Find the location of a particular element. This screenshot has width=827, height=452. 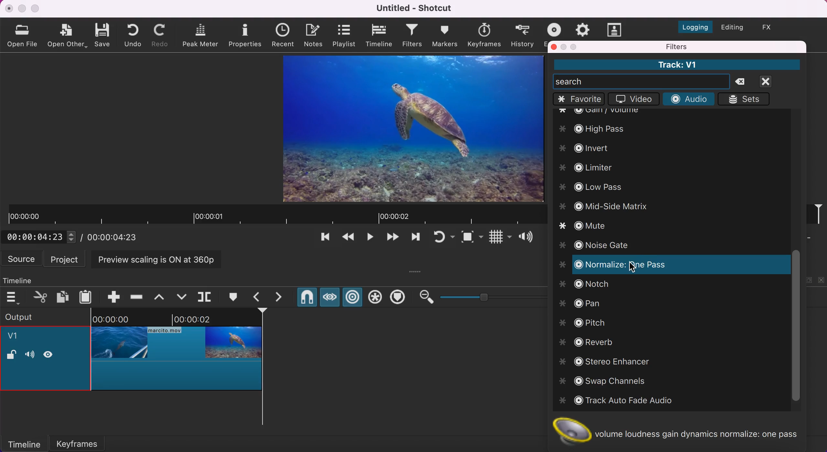

favorite is located at coordinates (579, 99).